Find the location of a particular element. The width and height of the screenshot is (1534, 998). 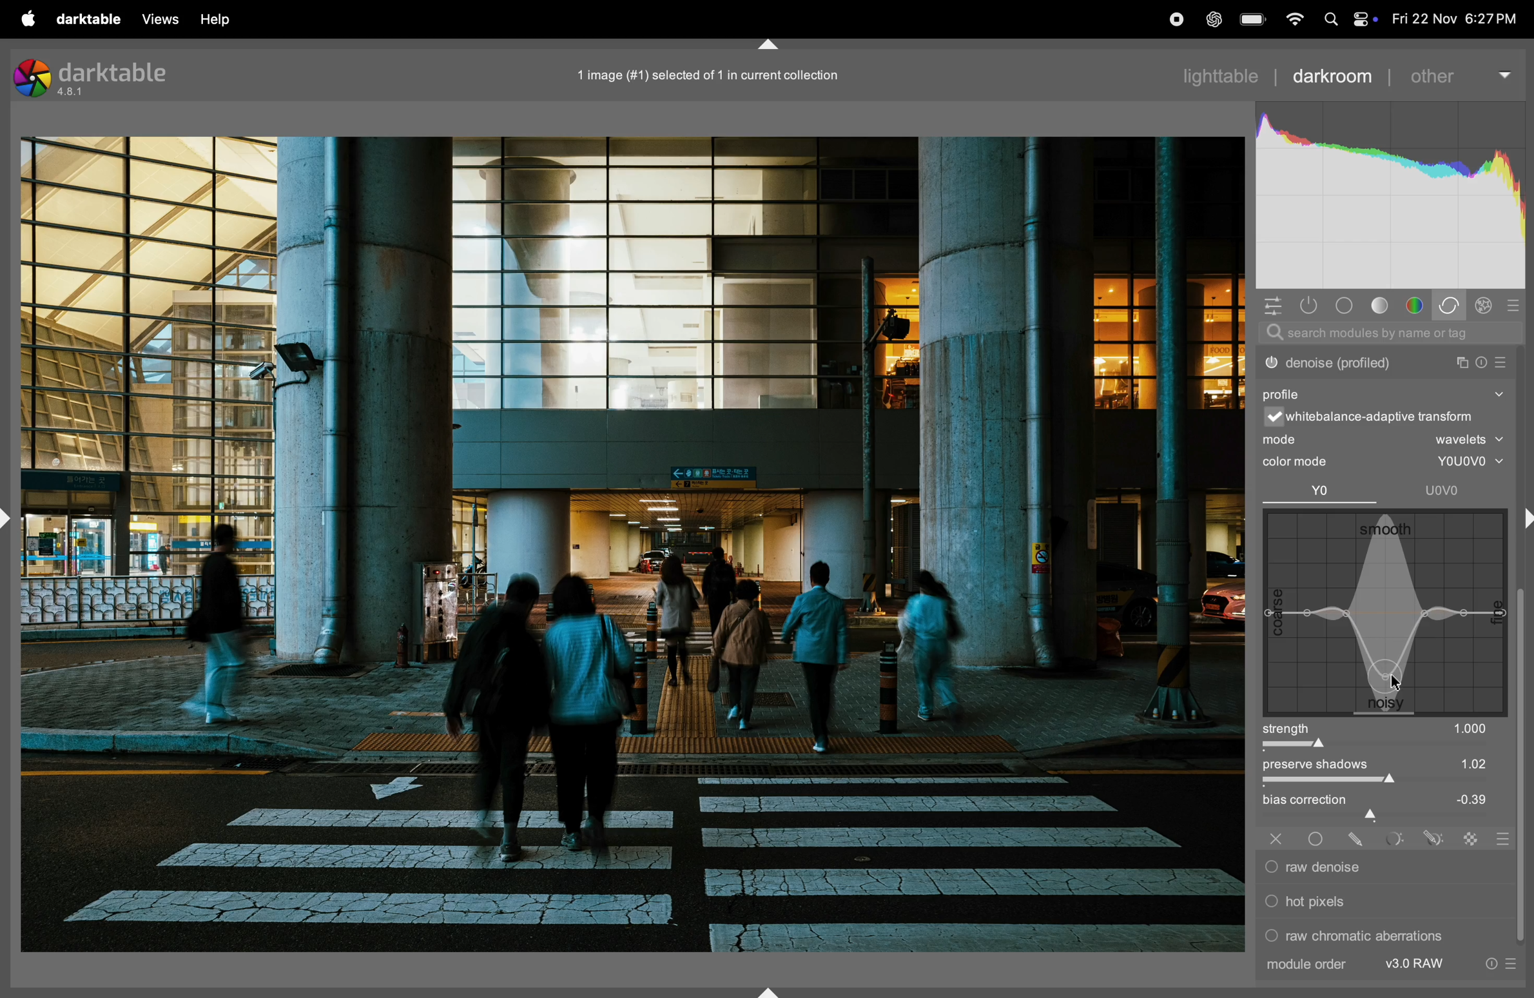

blending options is located at coordinates (1502, 838).